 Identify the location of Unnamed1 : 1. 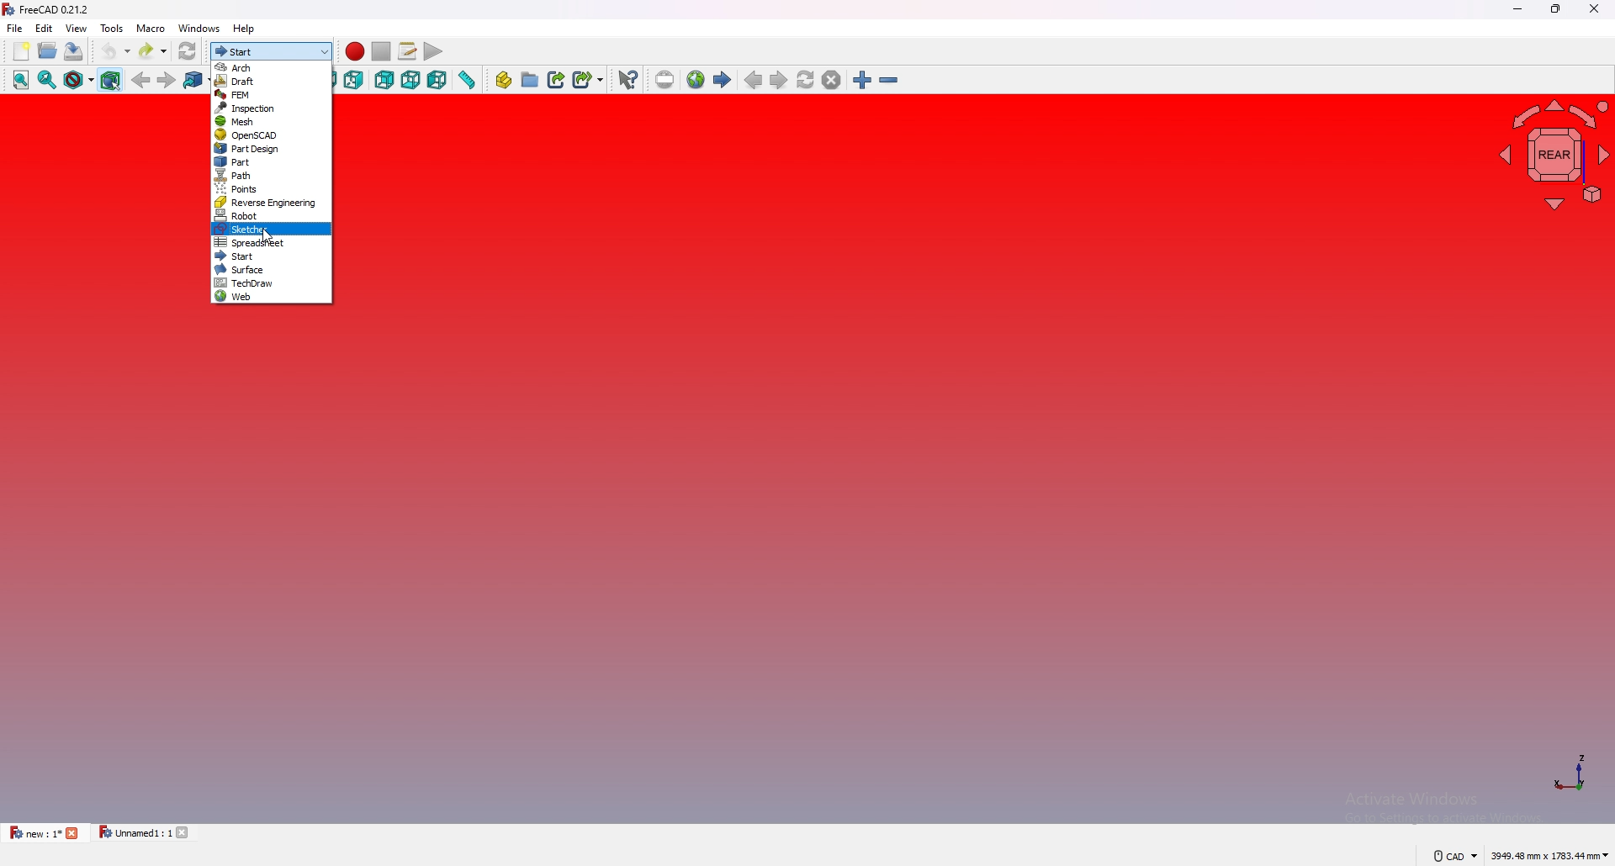
(134, 832).